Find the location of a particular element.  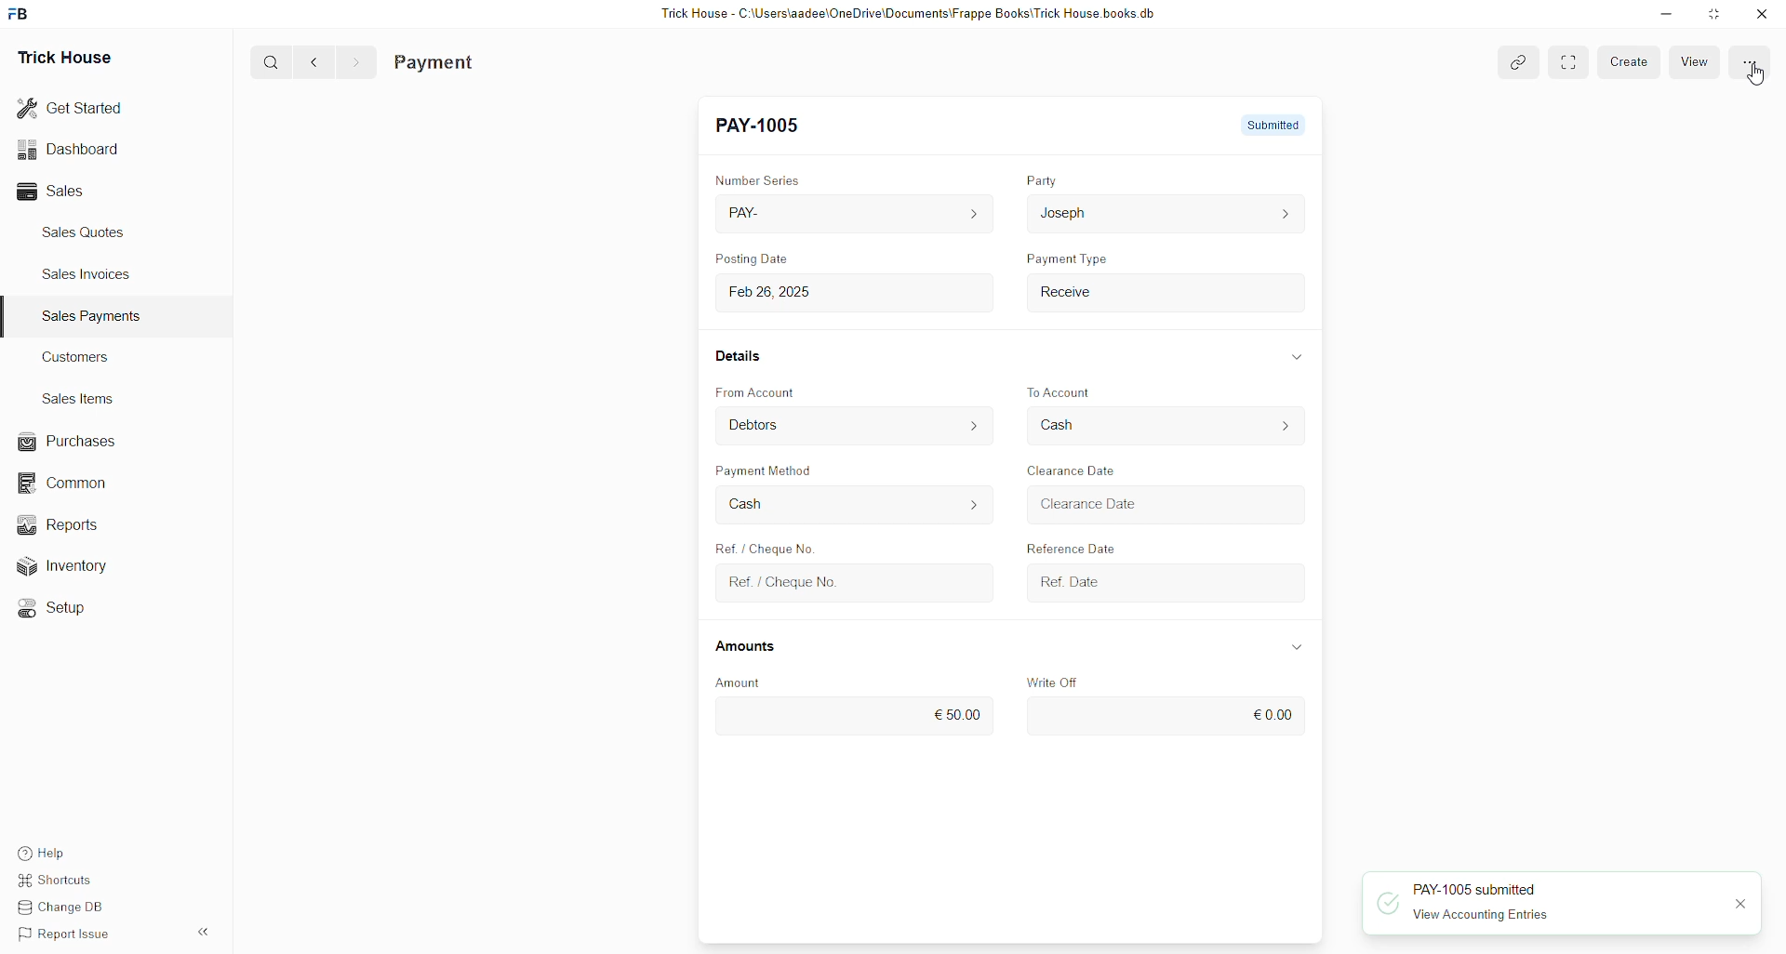

Common is located at coordinates (71, 484).